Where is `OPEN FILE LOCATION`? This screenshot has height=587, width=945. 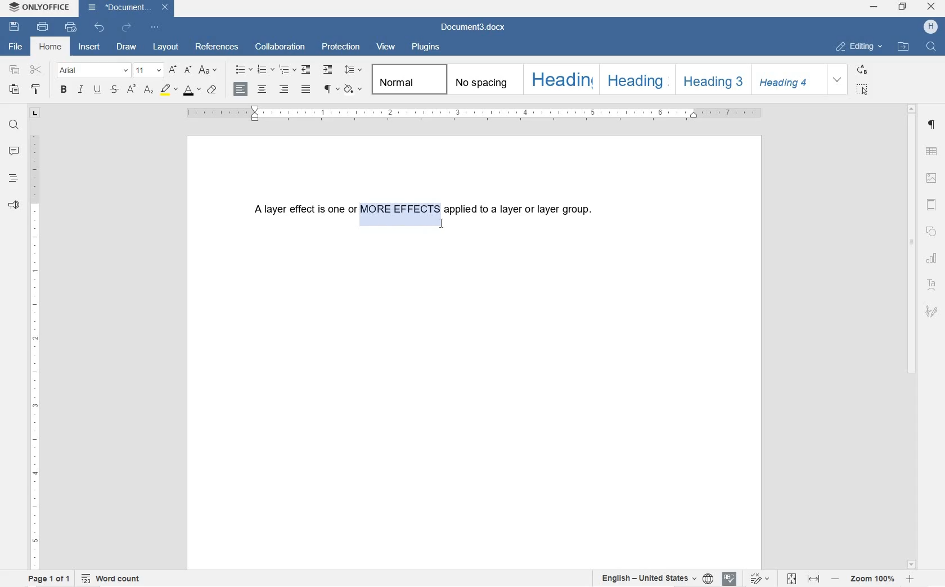 OPEN FILE LOCATION is located at coordinates (904, 47).